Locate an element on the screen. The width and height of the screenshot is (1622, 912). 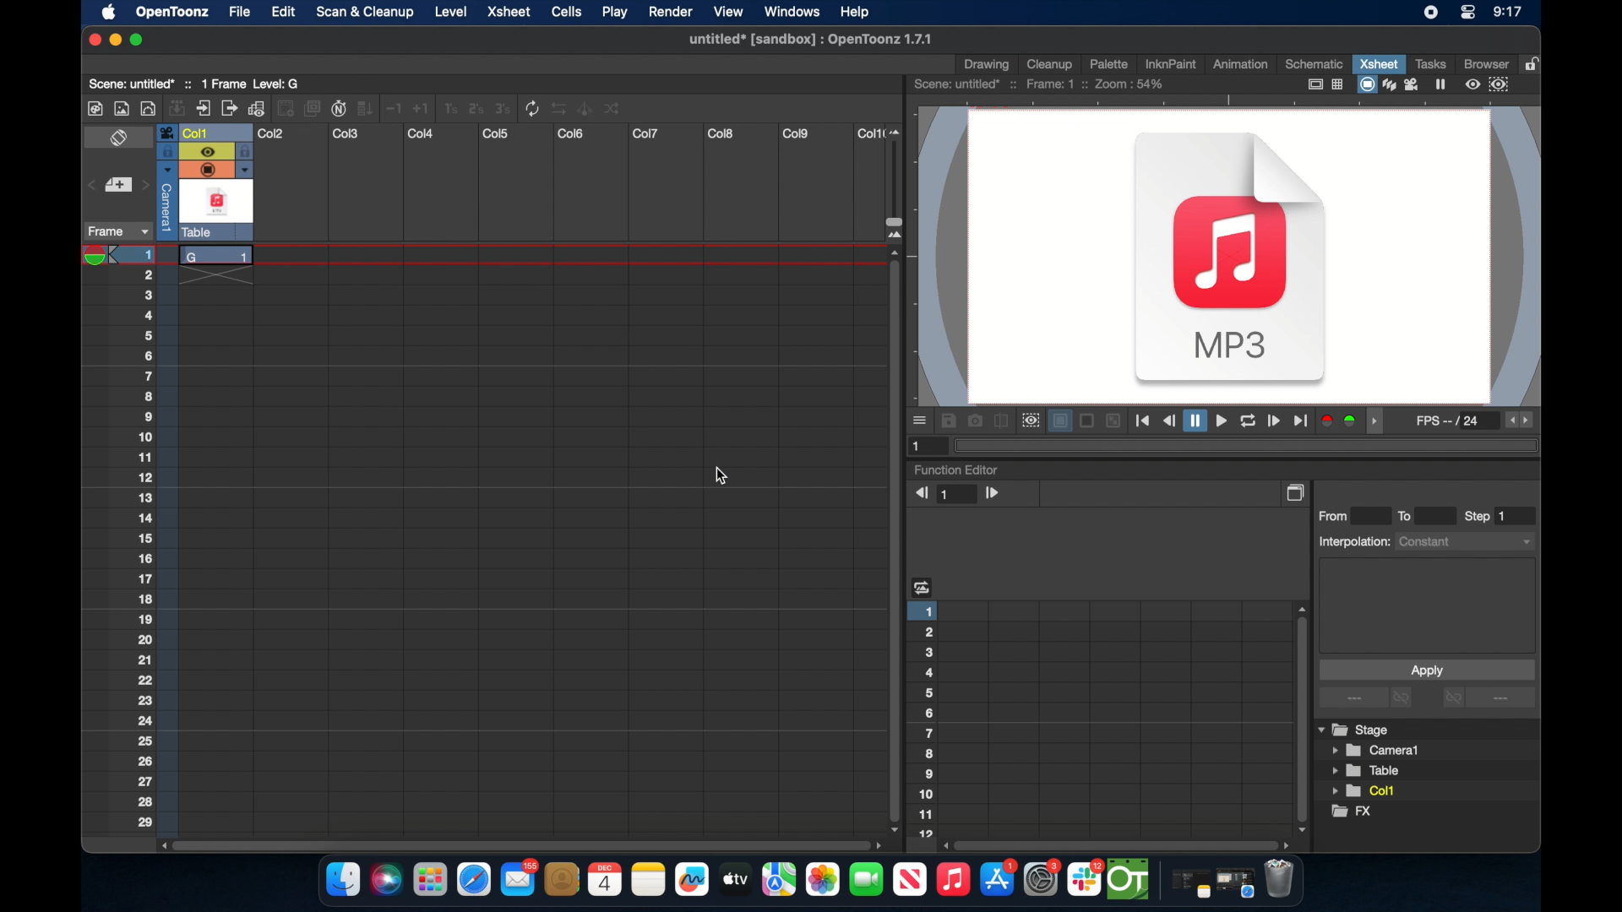
more  options is located at coordinates (1368, 698).